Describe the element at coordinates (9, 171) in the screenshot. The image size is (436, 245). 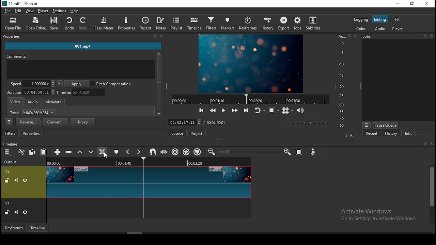
I see `V2` at that location.